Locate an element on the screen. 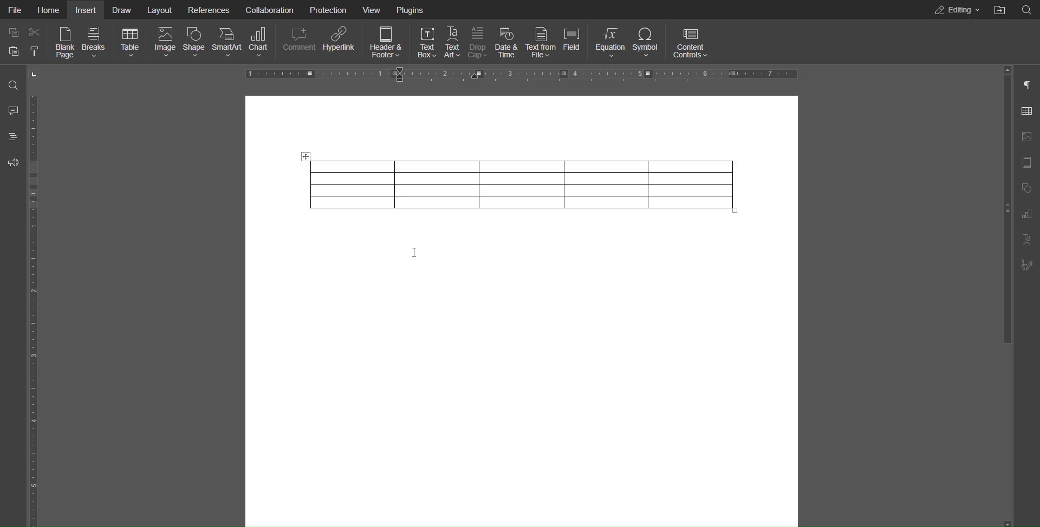 The image size is (1040, 527). Full Table is located at coordinates (523, 184).